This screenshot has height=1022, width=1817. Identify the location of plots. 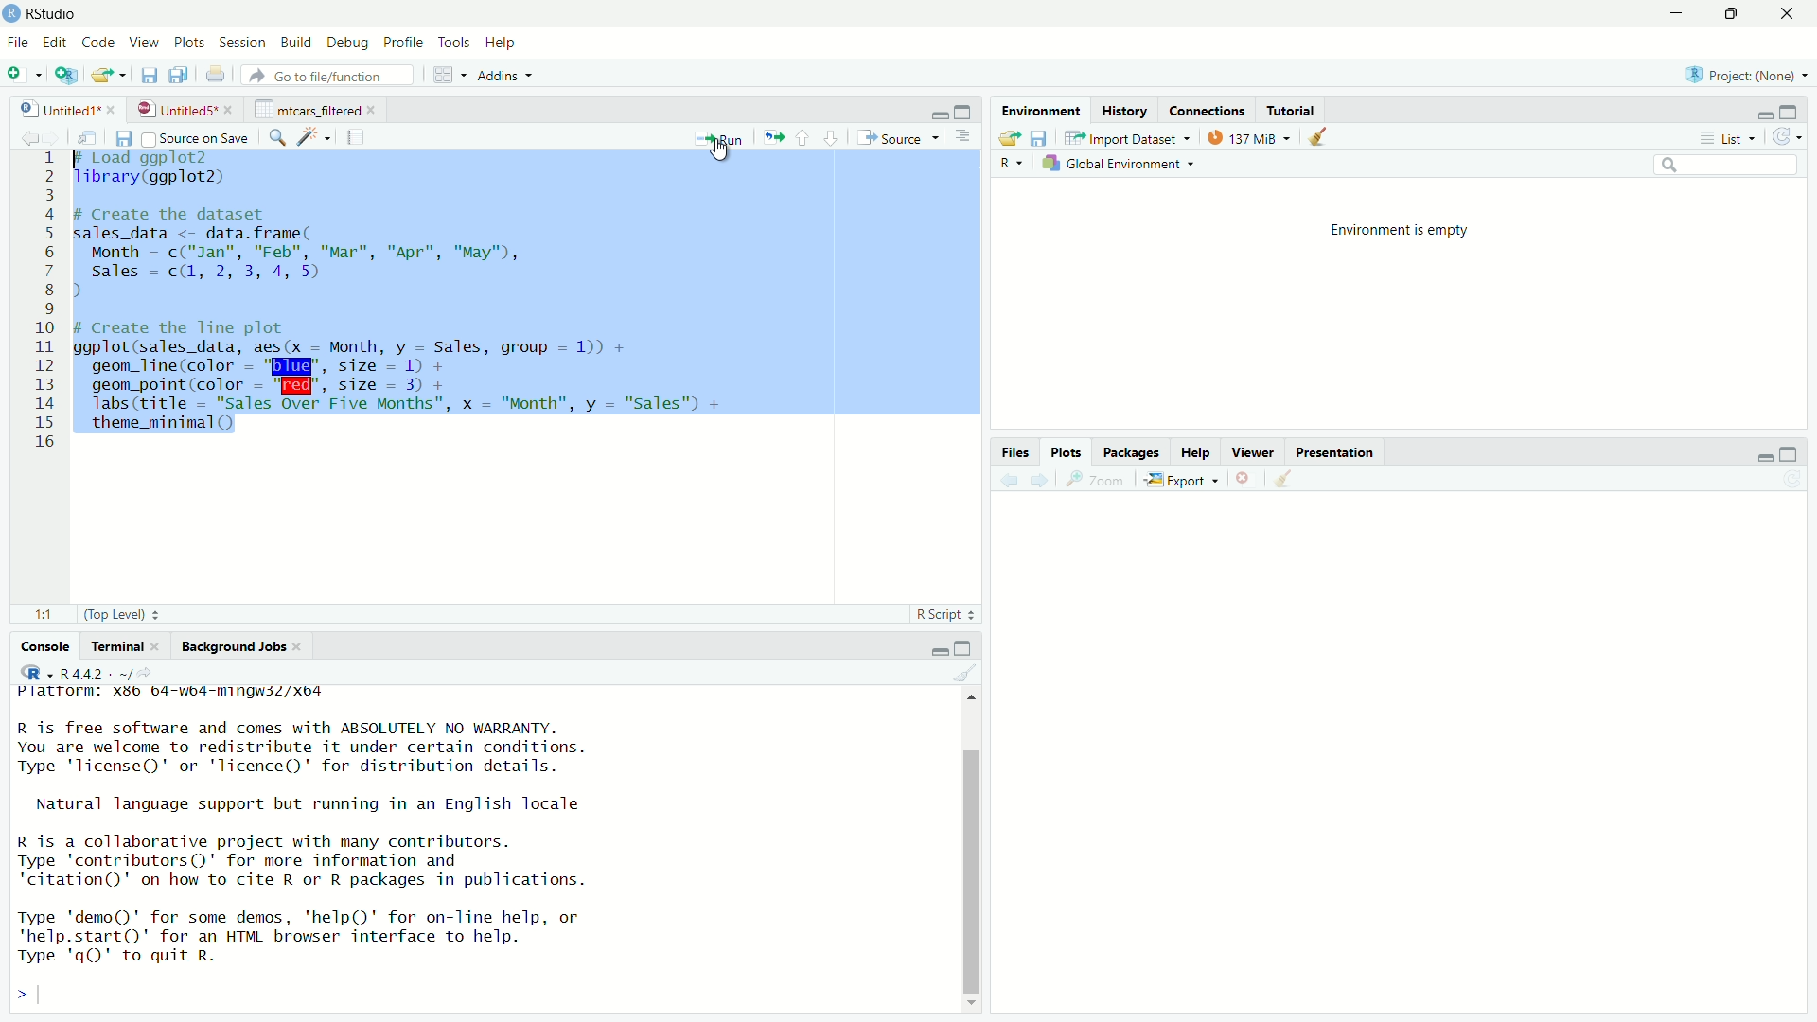
(1068, 452).